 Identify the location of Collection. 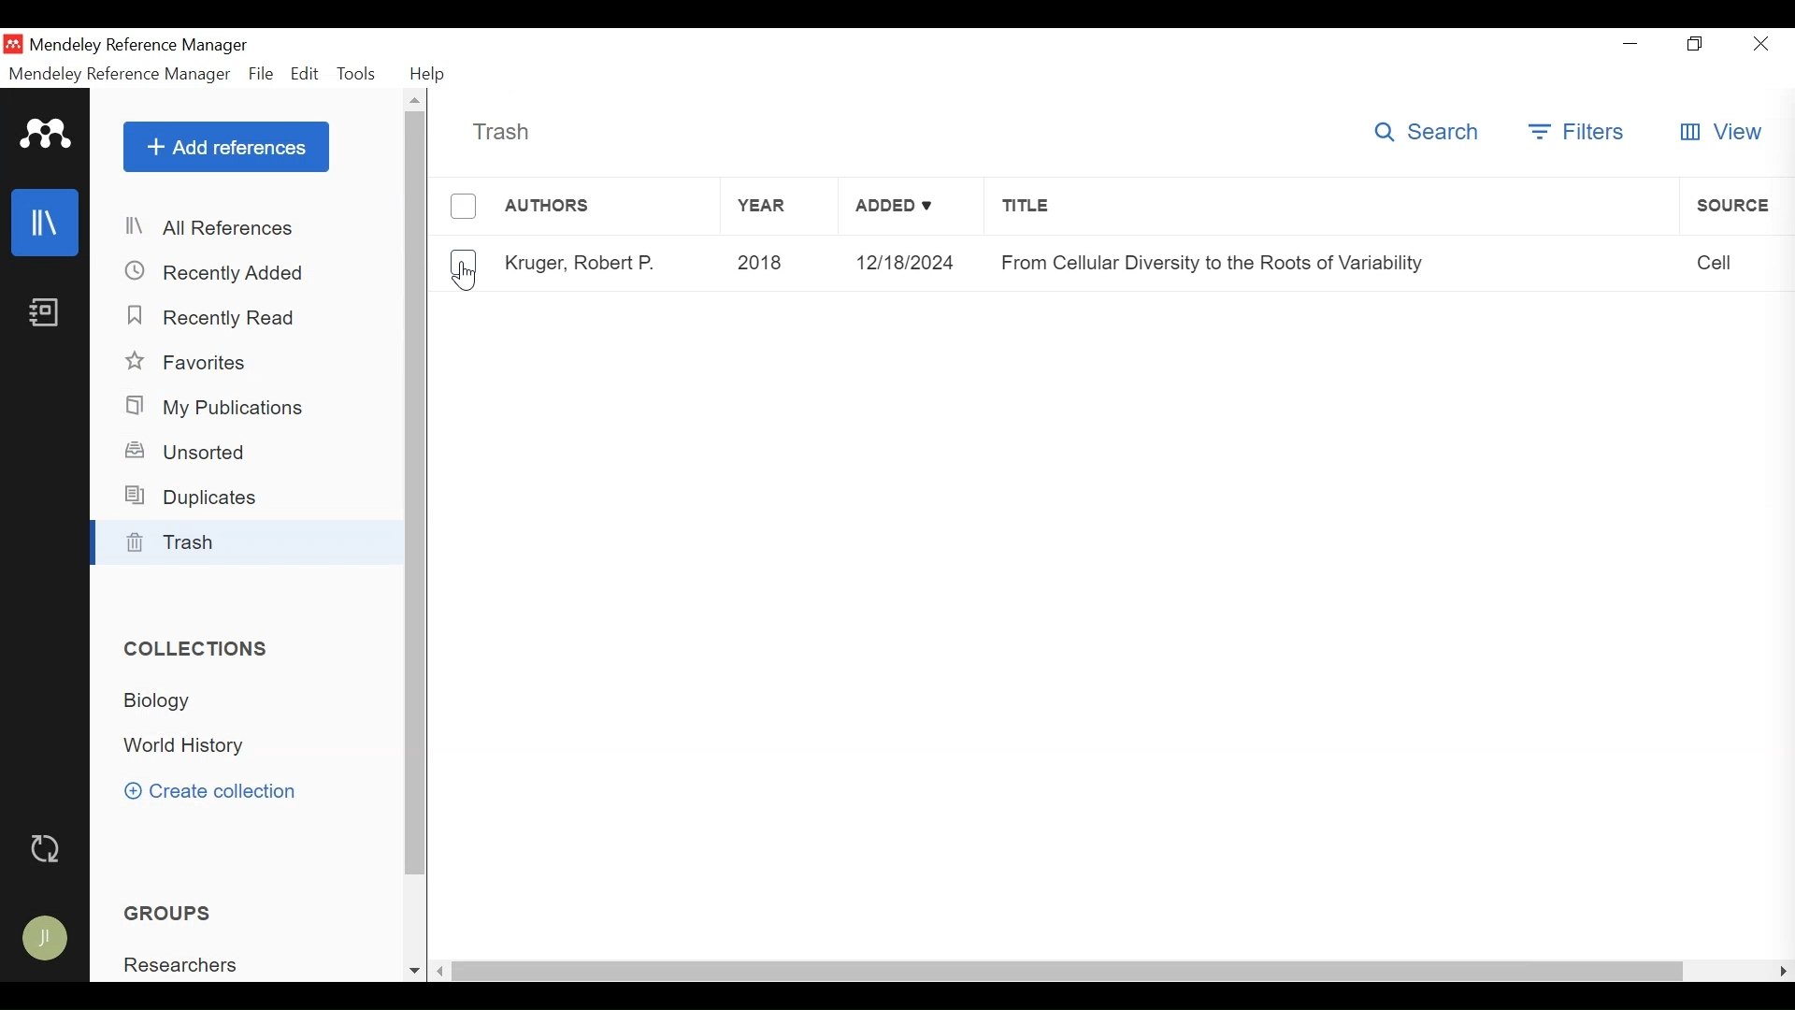
(169, 700).